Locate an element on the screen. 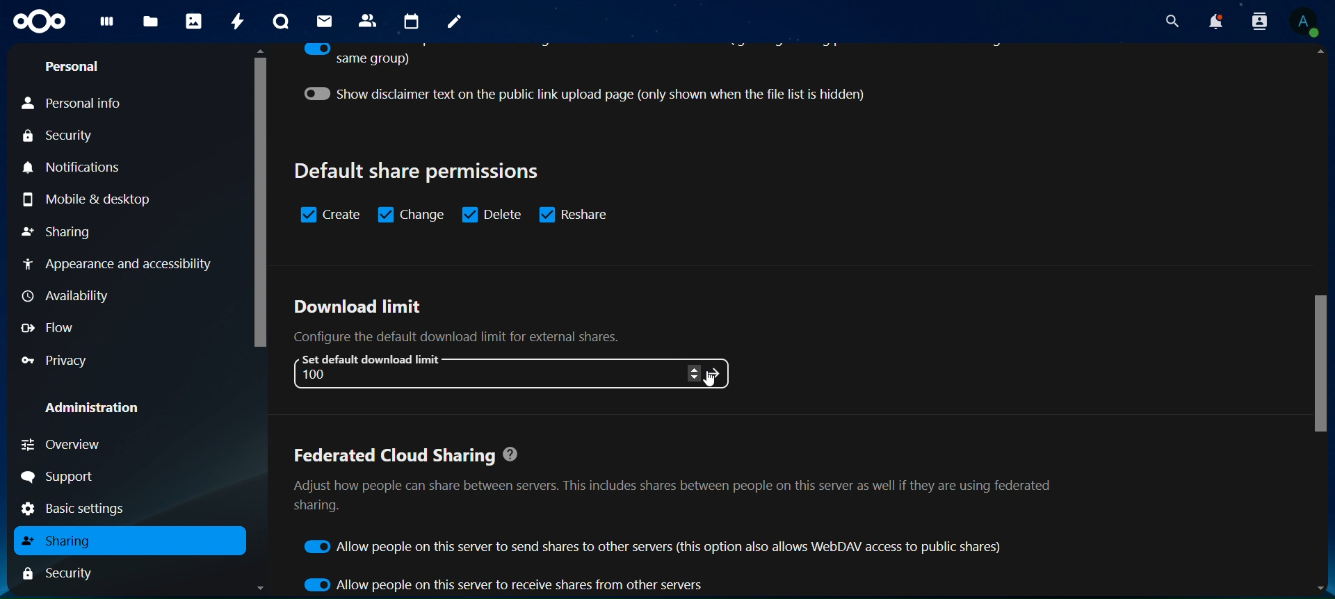 This screenshot has height=599, width=1335. 100 is located at coordinates (320, 375).